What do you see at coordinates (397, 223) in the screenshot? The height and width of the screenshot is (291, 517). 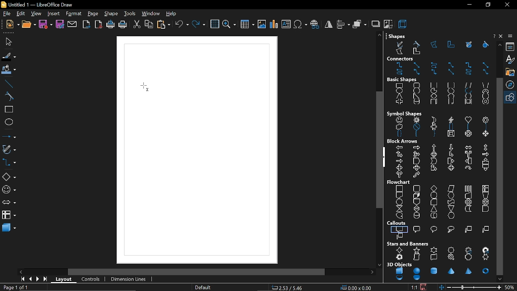 I see `callouts` at bounding box center [397, 223].